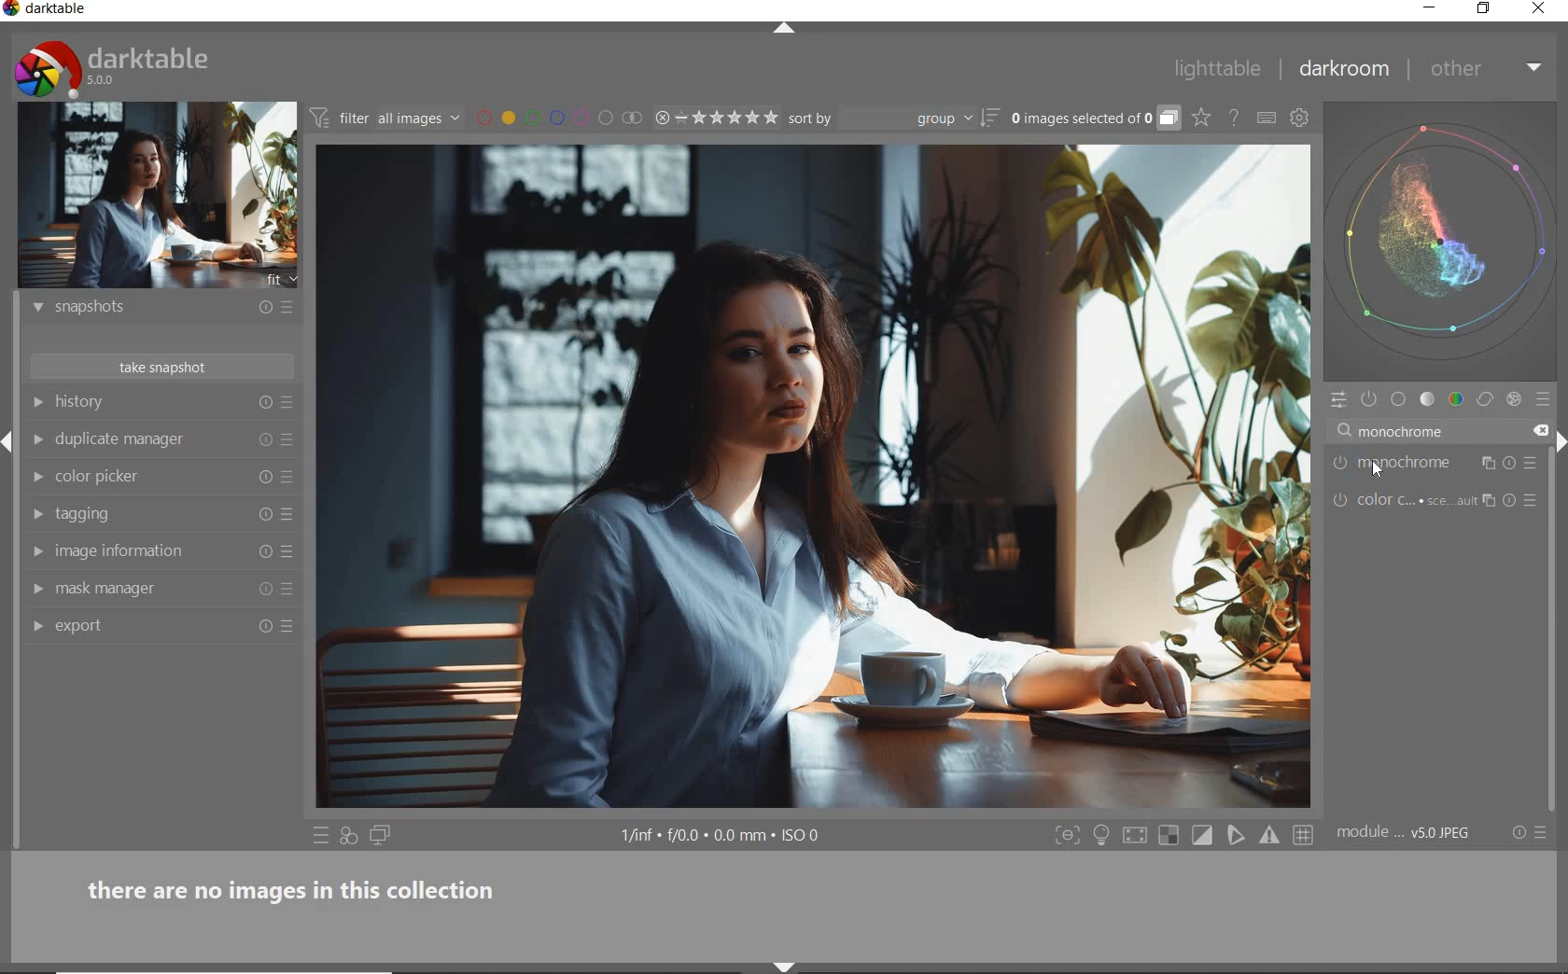 The width and height of the screenshot is (1568, 974). I want to click on toggle softproofing, so click(1238, 838).